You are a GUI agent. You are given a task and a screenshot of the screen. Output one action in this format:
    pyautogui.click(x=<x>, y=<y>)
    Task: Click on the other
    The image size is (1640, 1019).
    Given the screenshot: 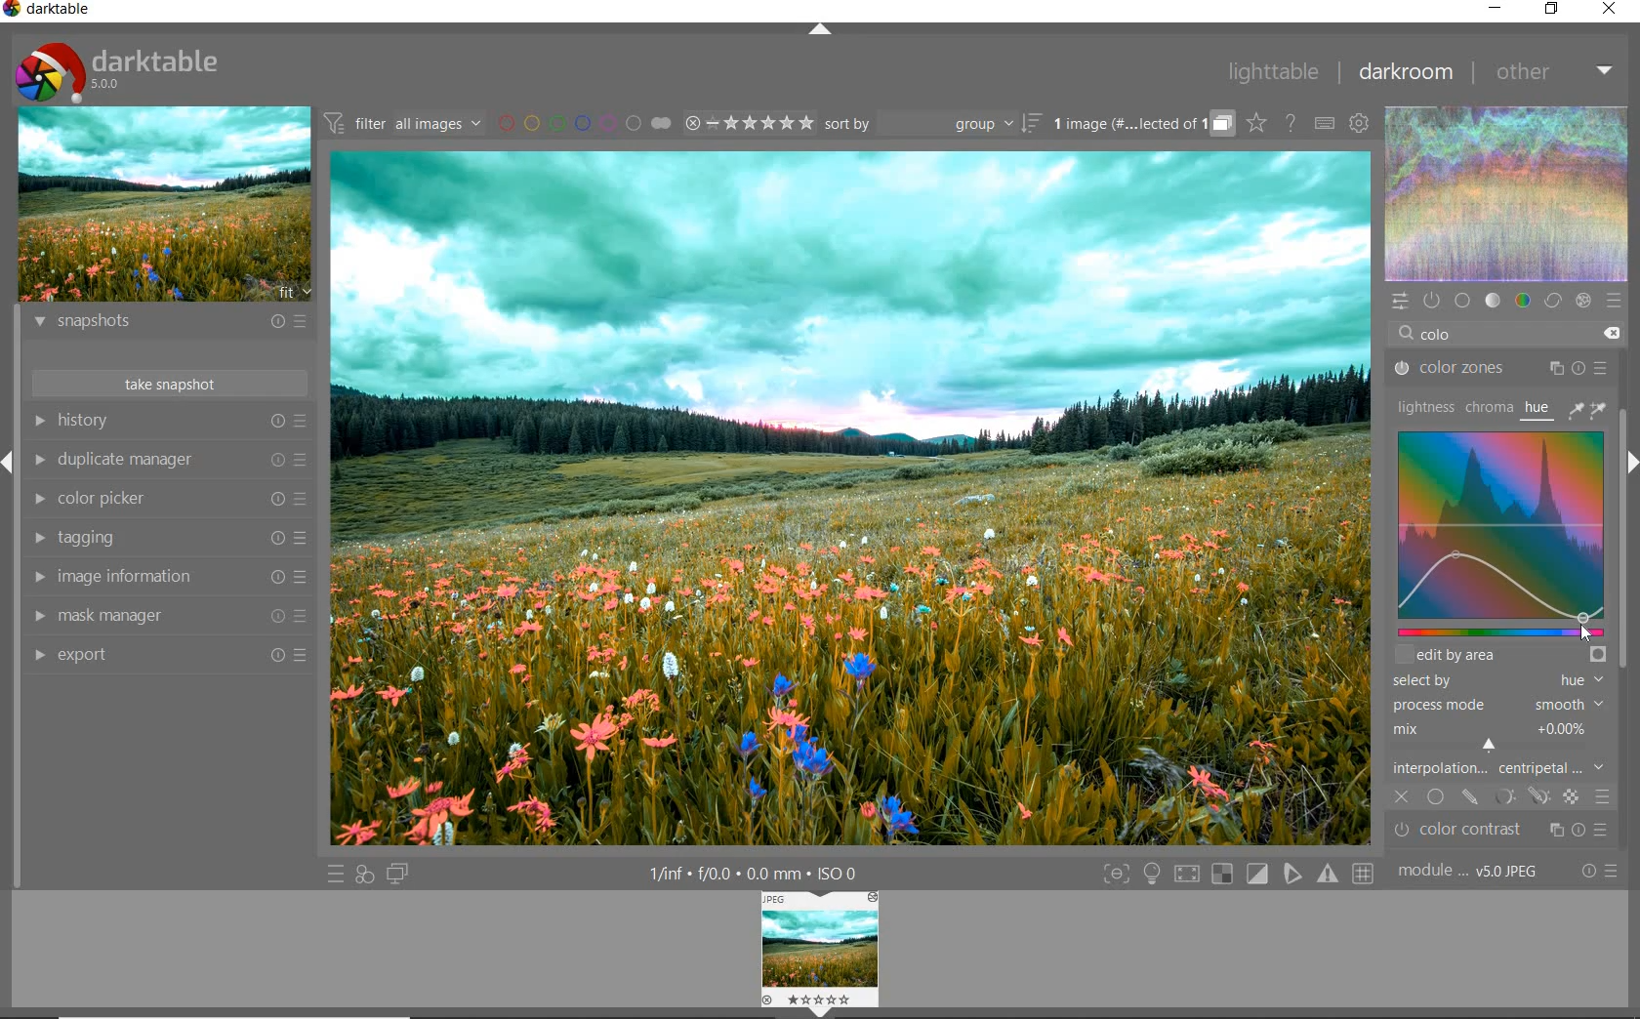 What is the action you would take?
    pyautogui.click(x=1557, y=71)
    